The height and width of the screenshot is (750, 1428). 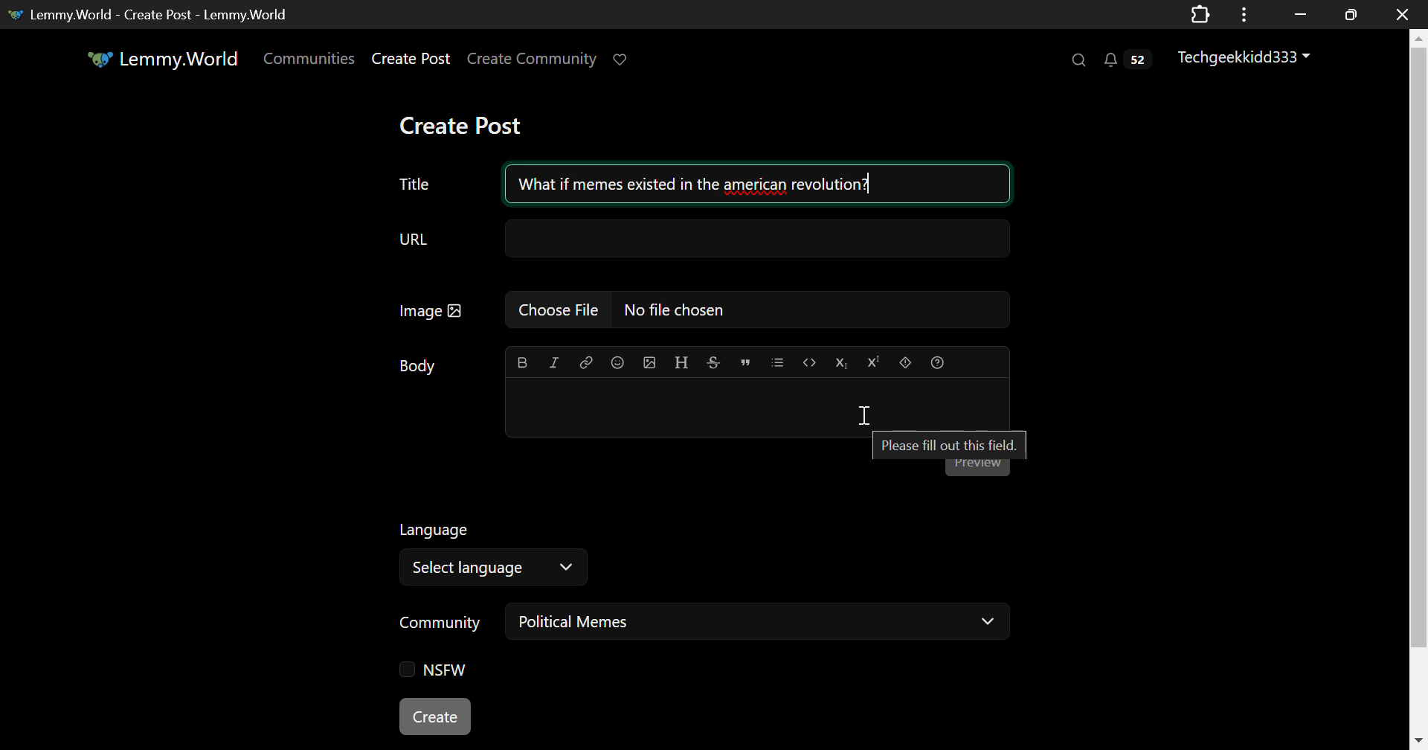 I want to click on Close window, so click(x=1404, y=13).